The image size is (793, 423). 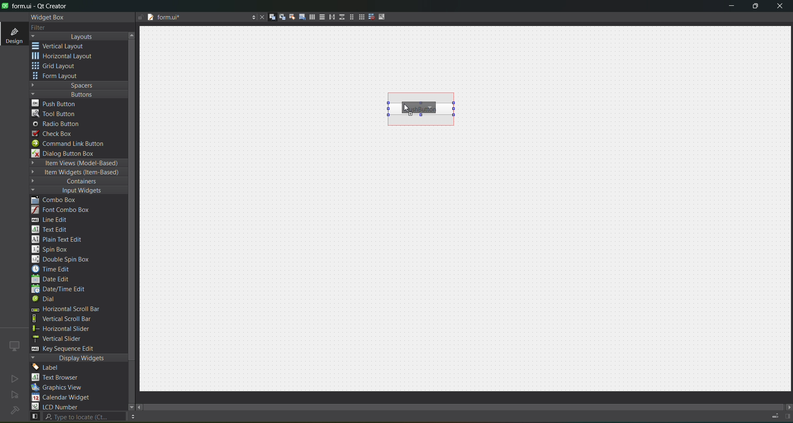 I want to click on no active project, so click(x=14, y=378).